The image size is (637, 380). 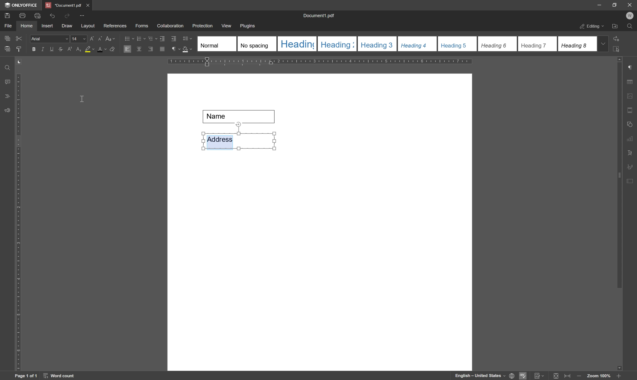 What do you see at coordinates (632, 97) in the screenshot?
I see `image settings` at bounding box center [632, 97].